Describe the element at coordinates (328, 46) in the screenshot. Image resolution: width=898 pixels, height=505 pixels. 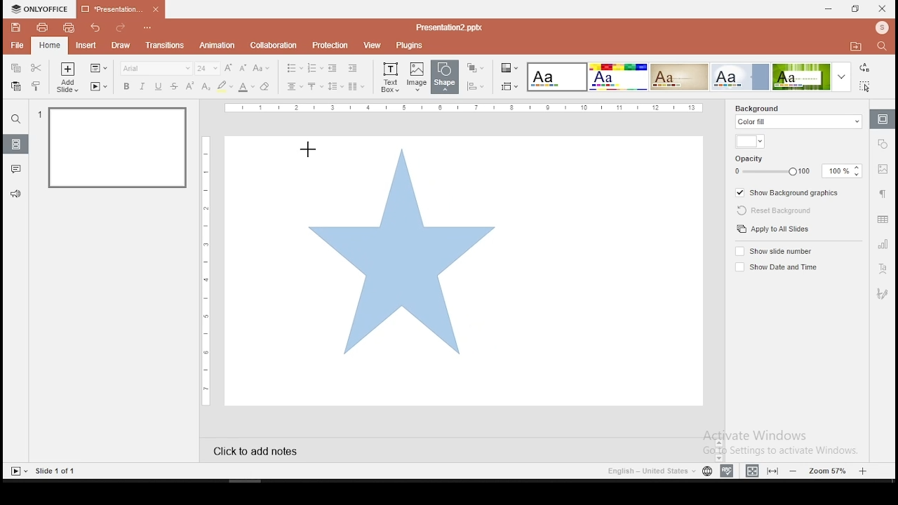
I see `protection` at that location.